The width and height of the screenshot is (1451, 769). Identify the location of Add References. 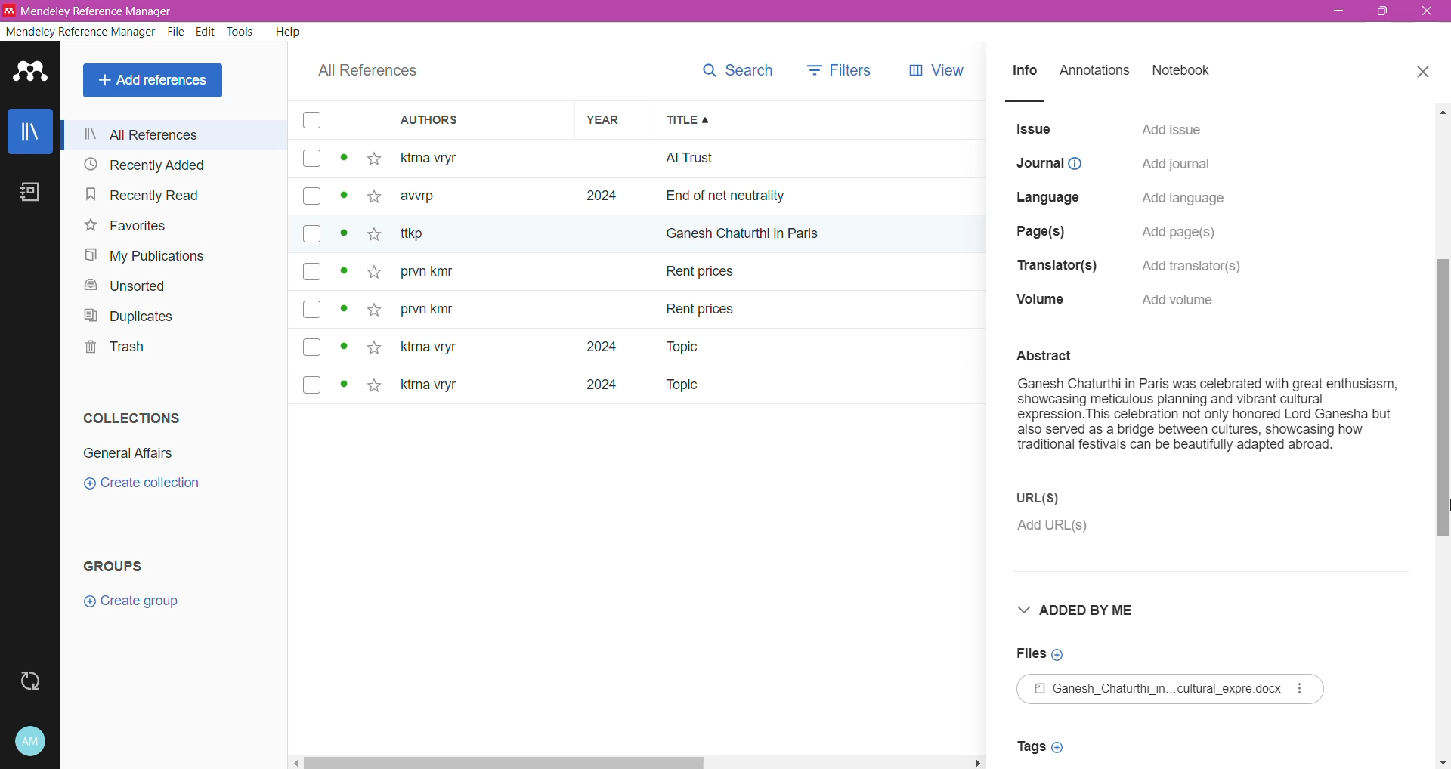
(154, 81).